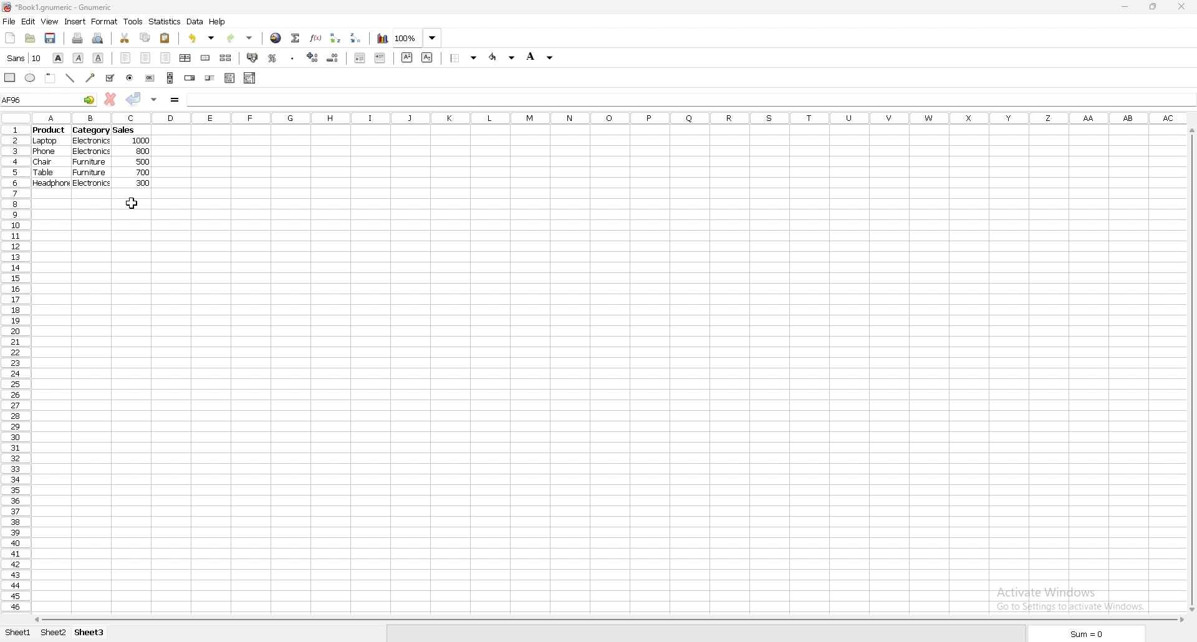 The image size is (1197, 642). Describe the element at coordinates (186, 58) in the screenshot. I see `centre horizontally` at that location.